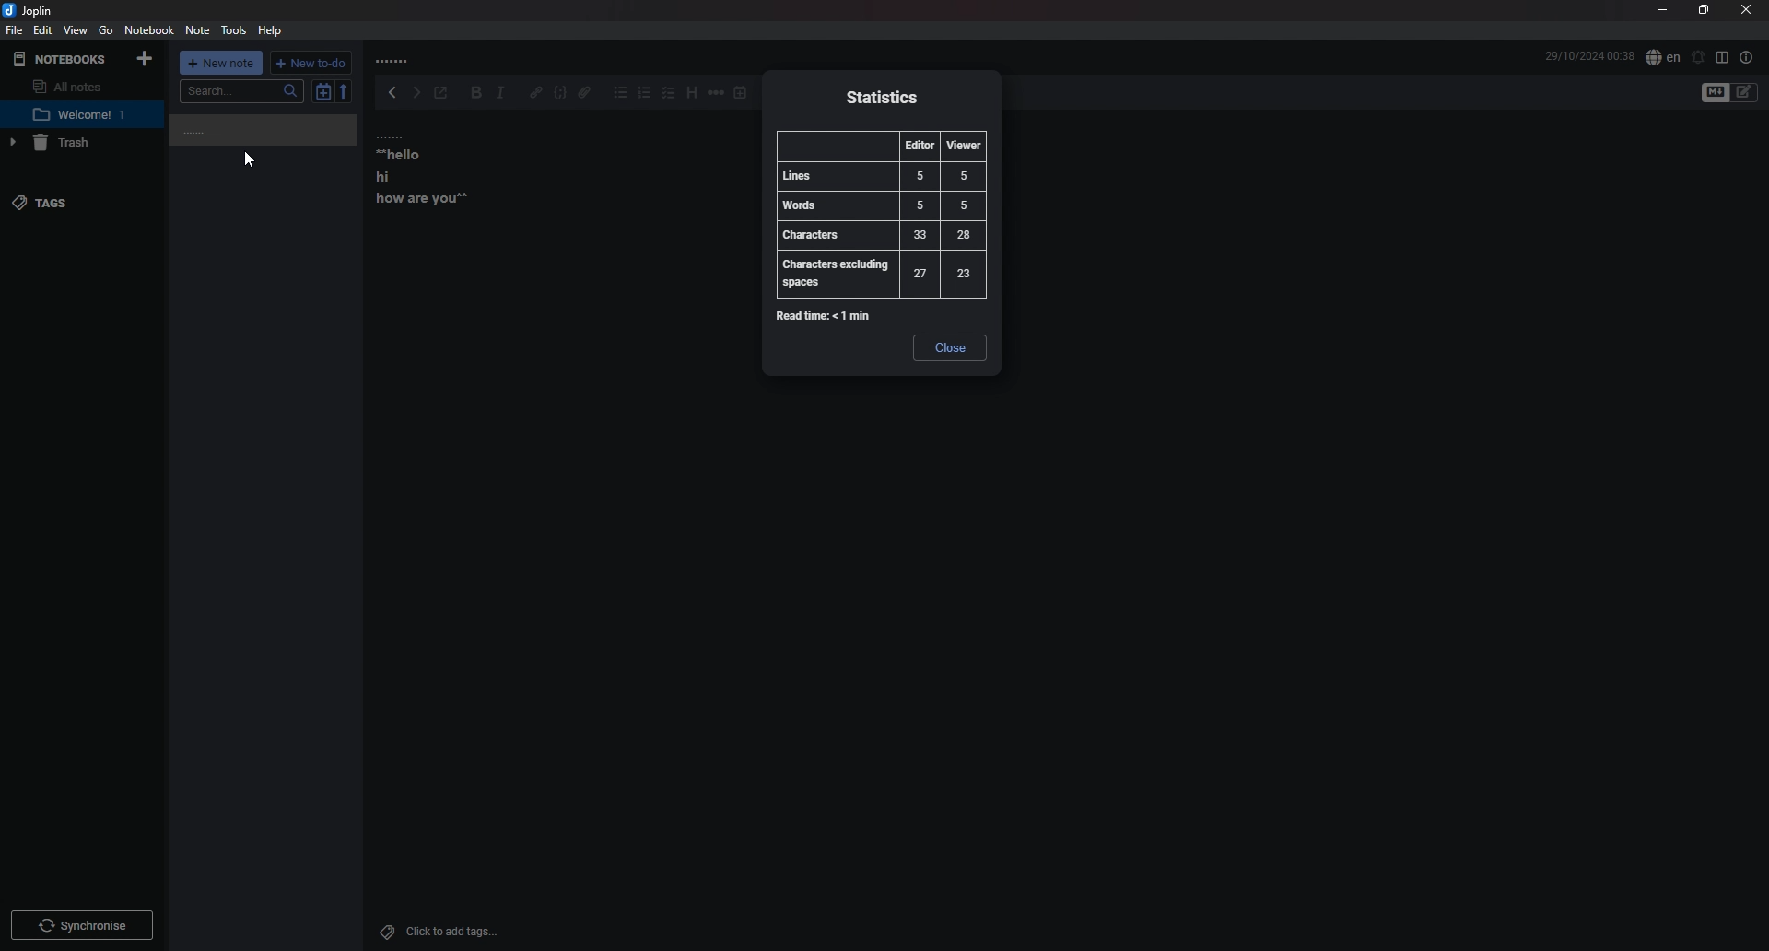 The height and width of the screenshot is (951, 1769). I want to click on bold, so click(478, 94).